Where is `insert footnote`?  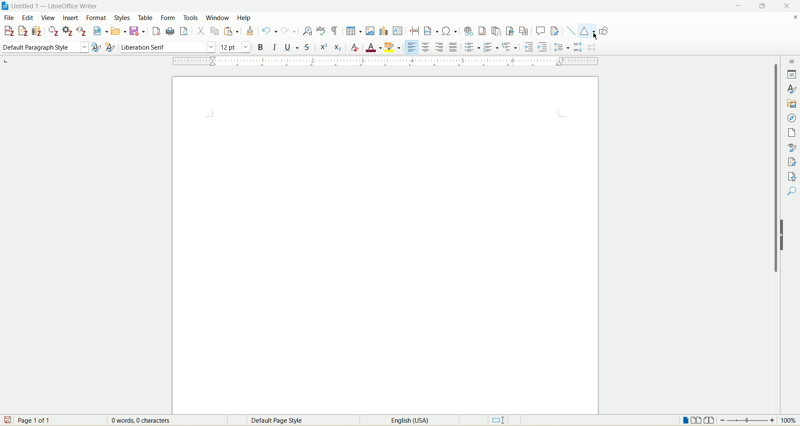 insert footnote is located at coordinates (485, 31).